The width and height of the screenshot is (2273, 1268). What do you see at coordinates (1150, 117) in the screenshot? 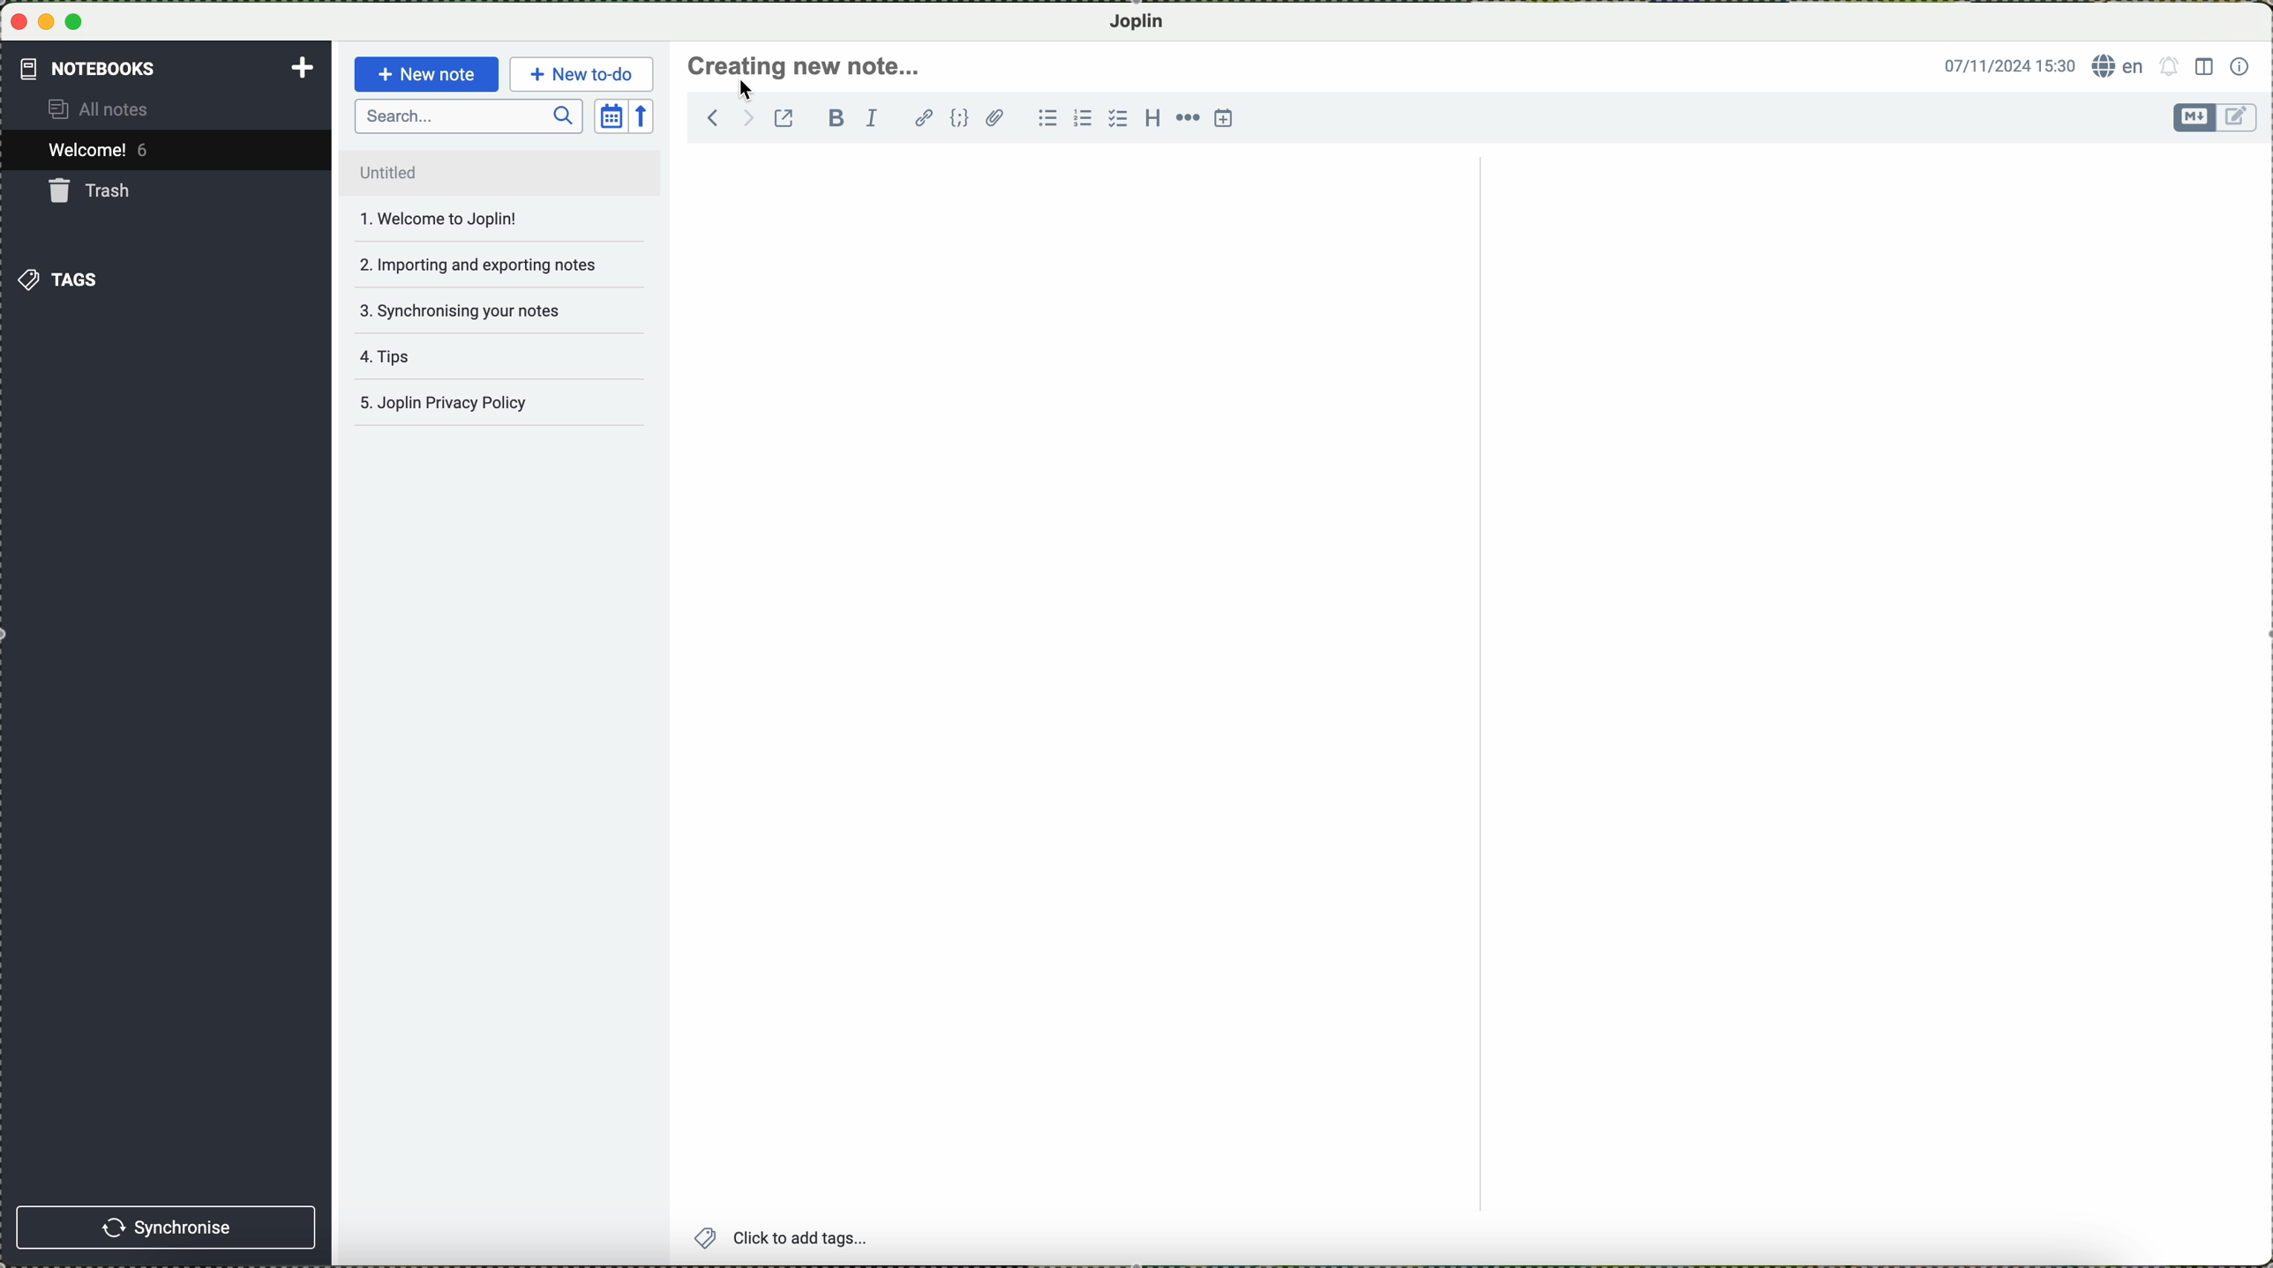
I see `heading` at bounding box center [1150, 117].